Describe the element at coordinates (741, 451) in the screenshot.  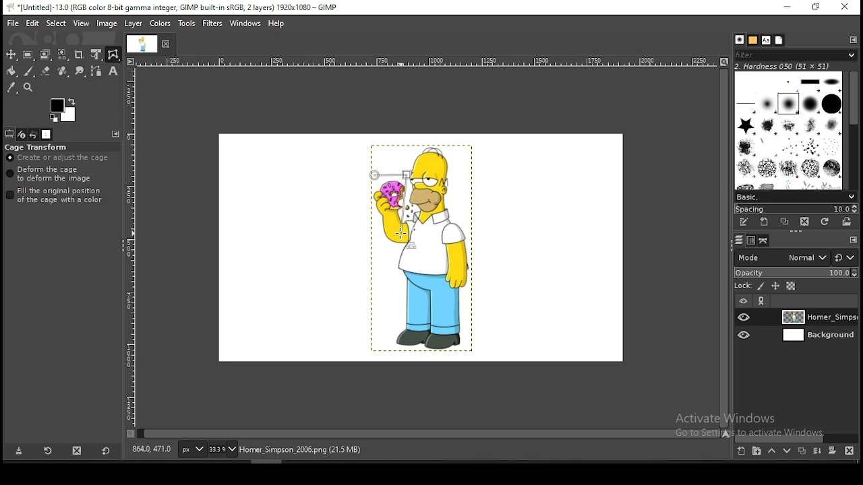
I see `create a new layer` at that location.